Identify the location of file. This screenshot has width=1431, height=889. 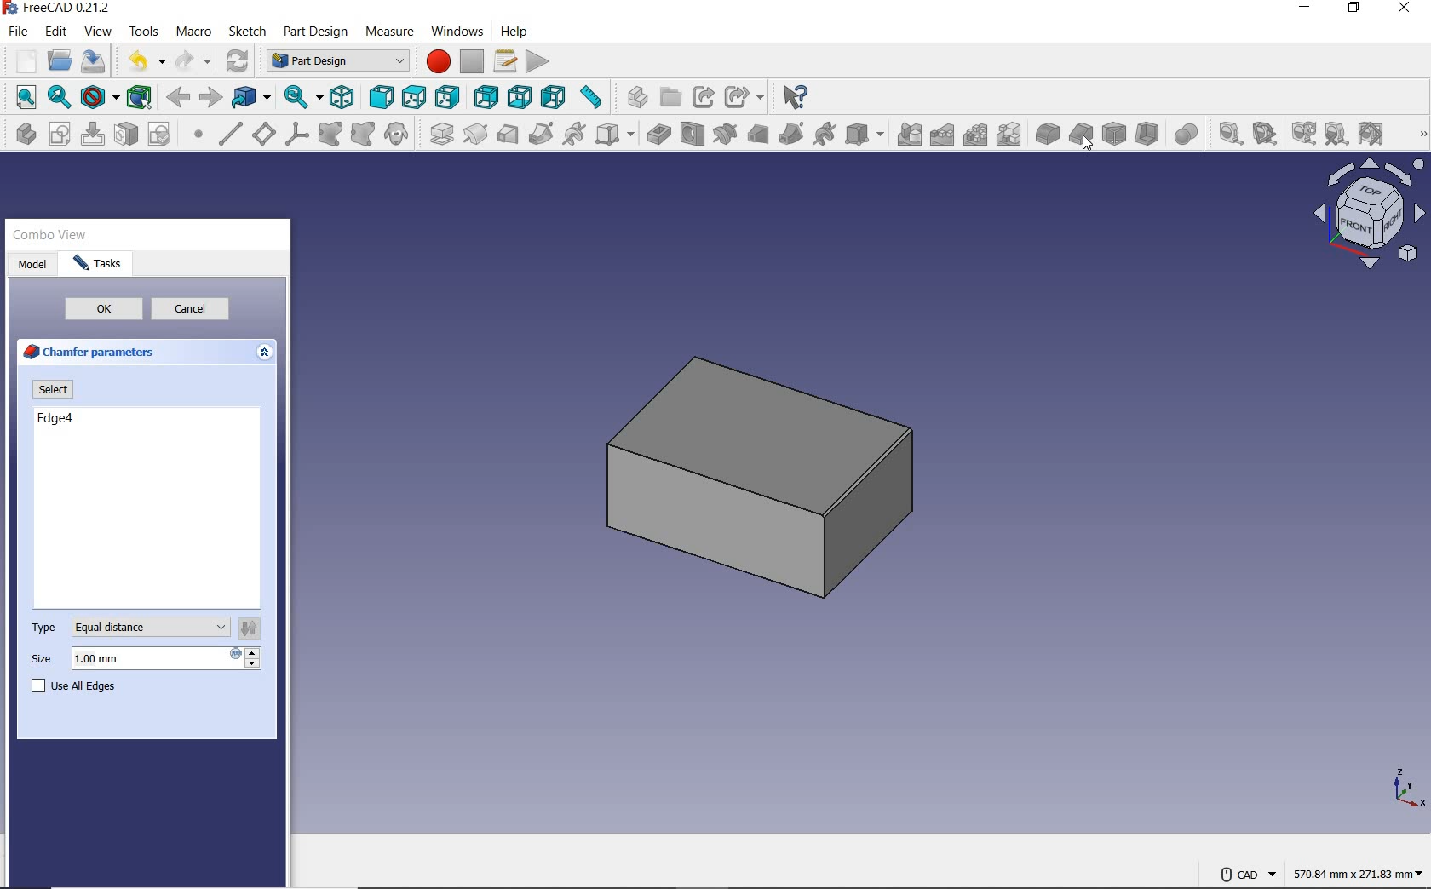
(19, 32).